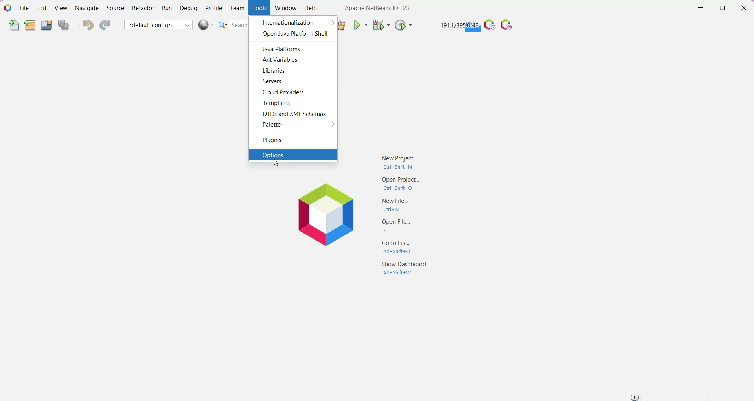  I want to click on Open Project, so click(46, 25).